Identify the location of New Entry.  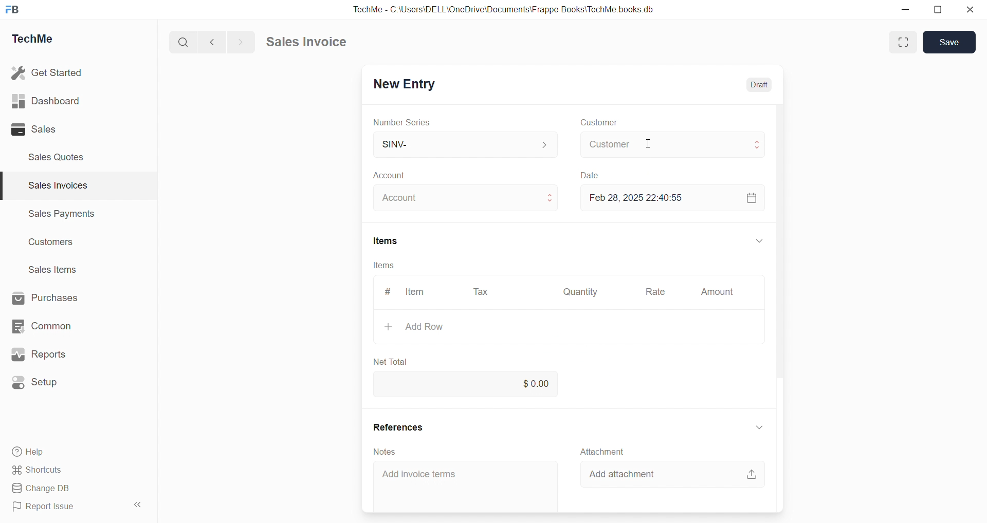
(406, 85).